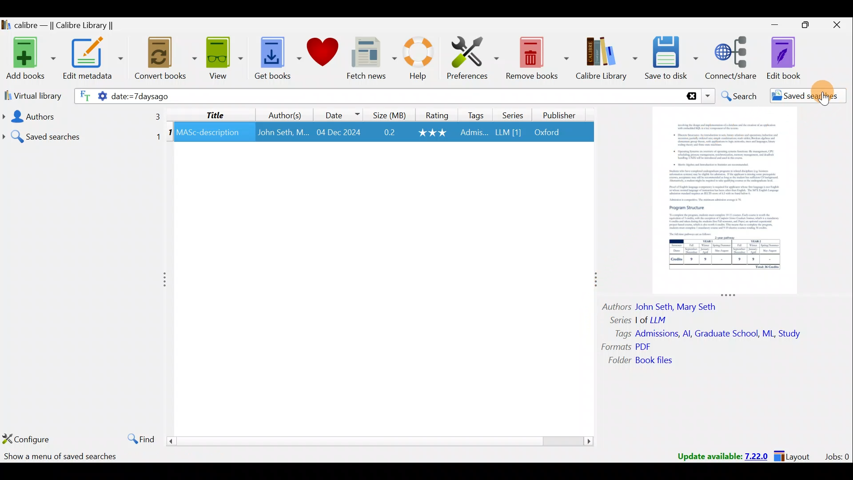 This screenshot has height=480, width=853. Describe the element at coordinates (642, 319) in the screenshot. I see `Series | of LLM` at that location.